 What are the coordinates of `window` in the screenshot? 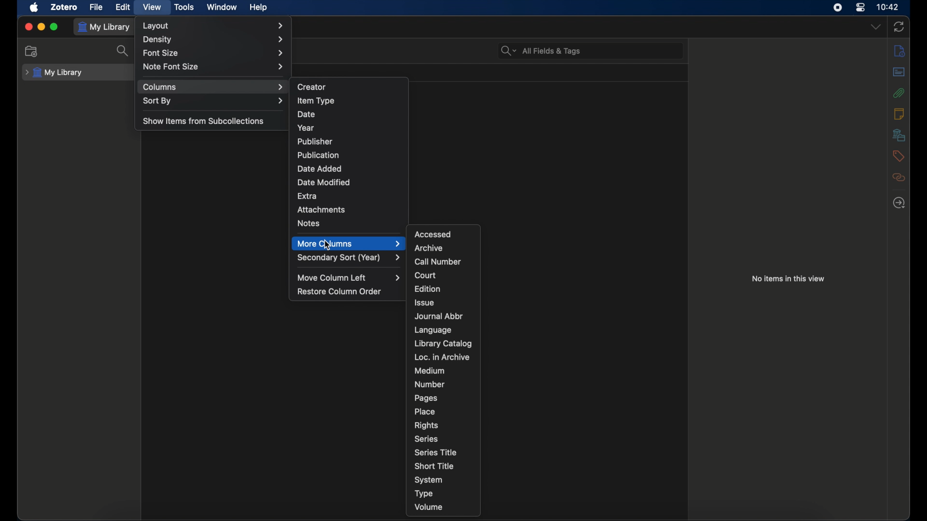 It's located at (221, 7).